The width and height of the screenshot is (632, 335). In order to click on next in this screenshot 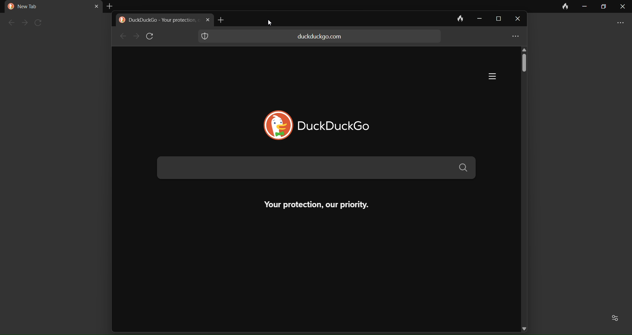, I will do `click(24, 23)`.